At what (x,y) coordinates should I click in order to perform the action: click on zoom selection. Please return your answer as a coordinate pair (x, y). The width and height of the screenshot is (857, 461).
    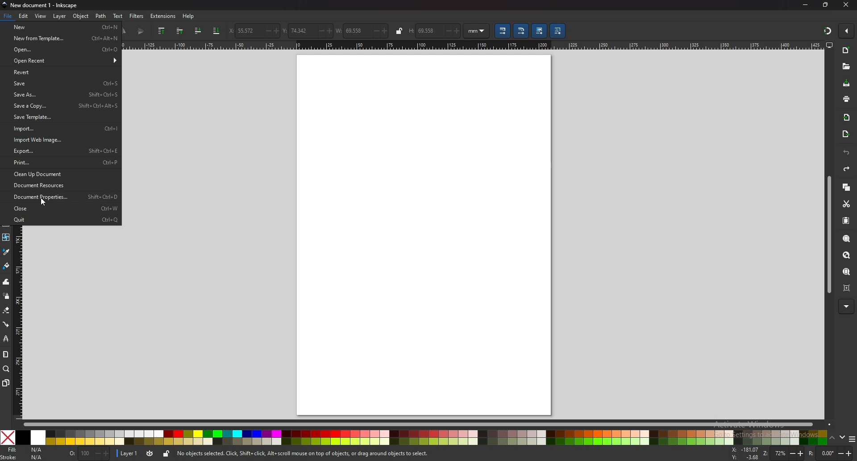
    Looking at the image, I should click on (846, 239).